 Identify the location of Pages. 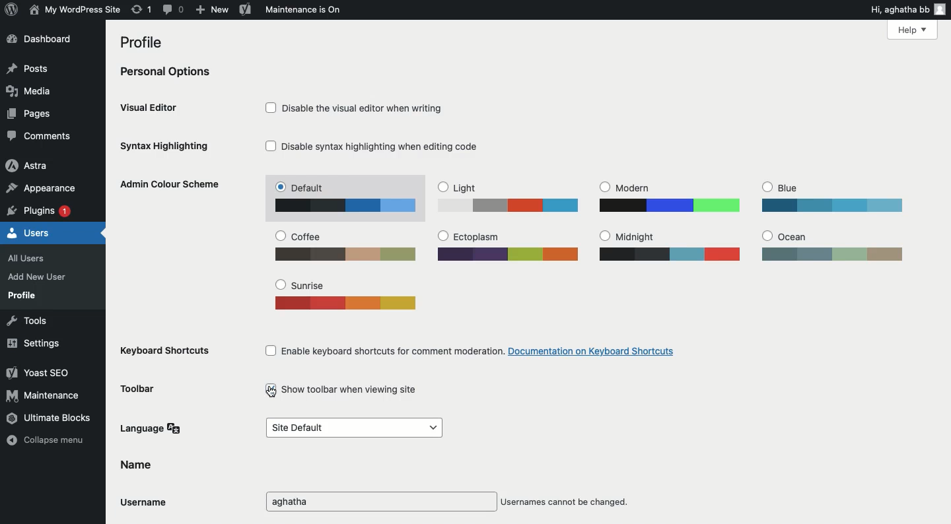
(30, 112).